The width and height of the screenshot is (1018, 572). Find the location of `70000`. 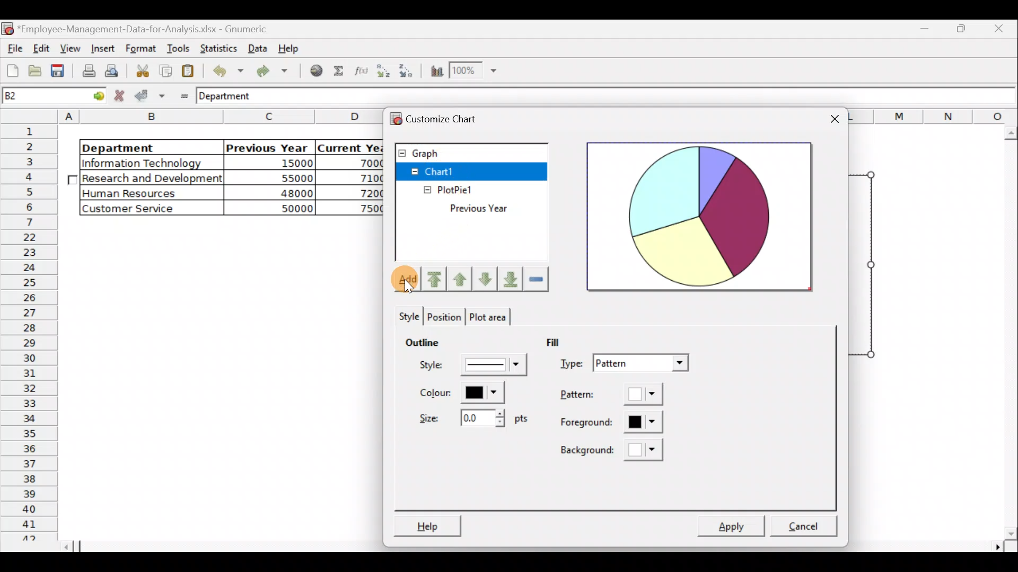

70000 is located at coordinates (362, 163).